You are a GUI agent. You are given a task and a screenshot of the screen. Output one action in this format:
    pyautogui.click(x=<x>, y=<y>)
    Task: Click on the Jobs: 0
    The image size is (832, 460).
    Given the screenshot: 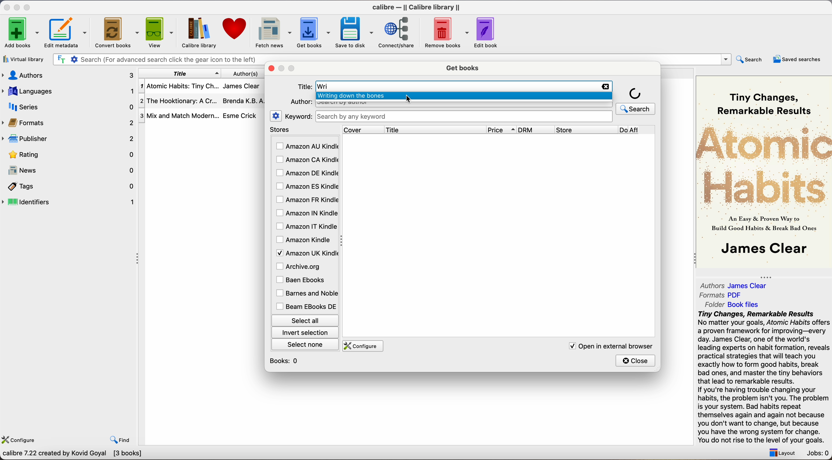 What is the action you would take?
    pyautogui.click(x=818, y=454)
    